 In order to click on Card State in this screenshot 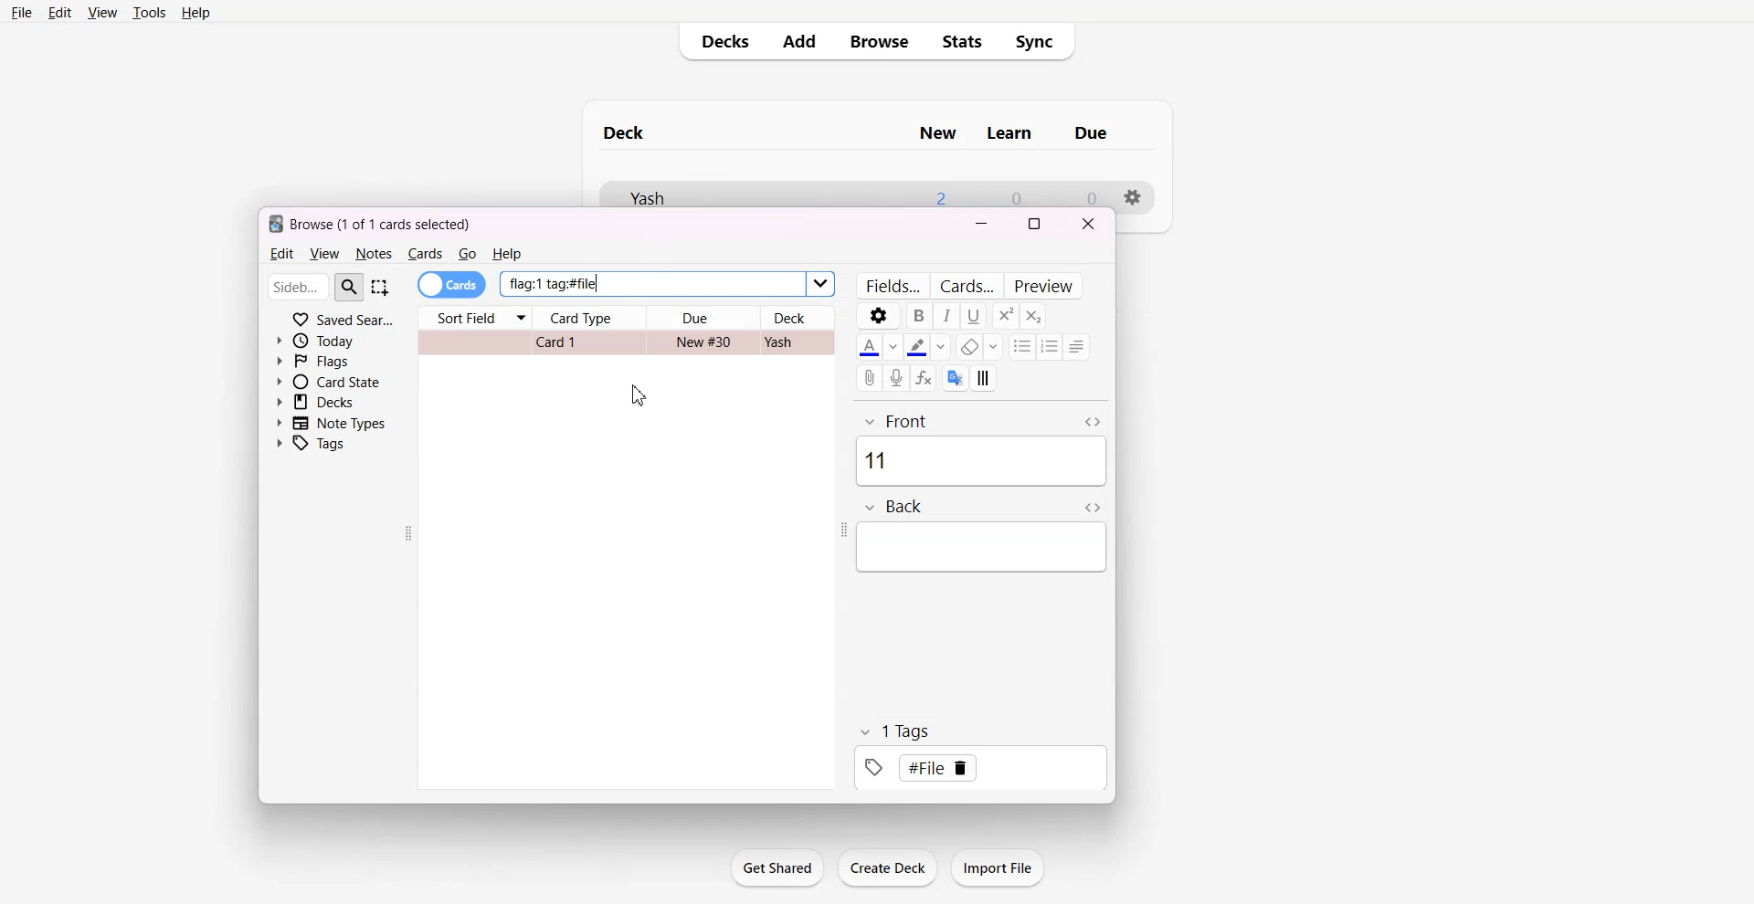, I will do `click(328, 383)`.